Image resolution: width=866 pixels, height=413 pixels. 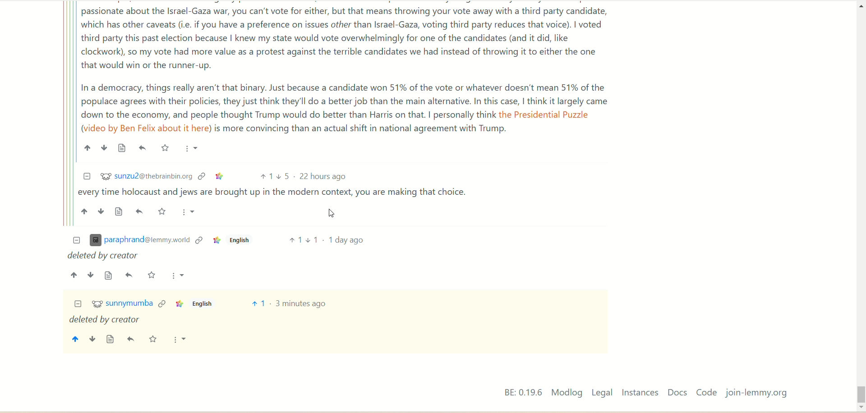 I want to click on Link, so click(x=216, y=241).